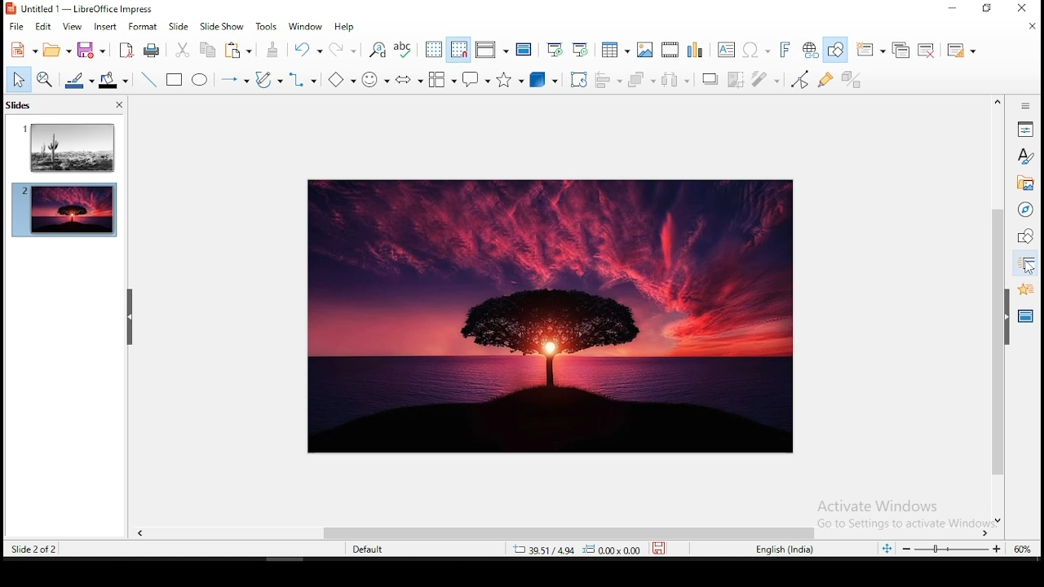  I want to click on gallery, so click(1027, 183).